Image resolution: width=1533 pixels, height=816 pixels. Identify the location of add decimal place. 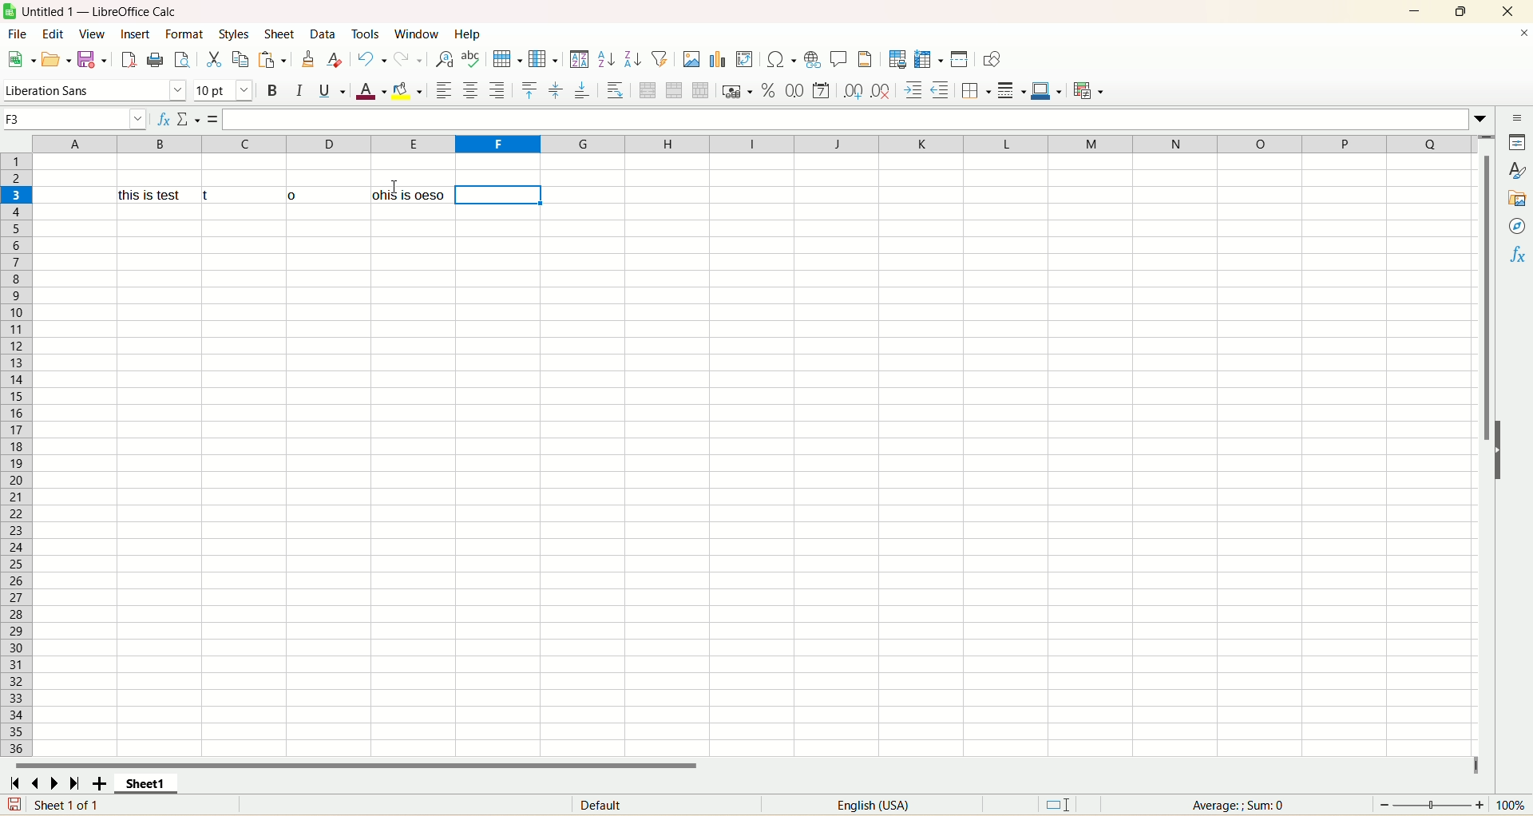
(855, 91).